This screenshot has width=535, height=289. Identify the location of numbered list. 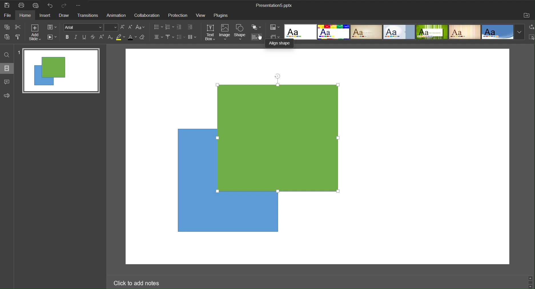
(169, 27).